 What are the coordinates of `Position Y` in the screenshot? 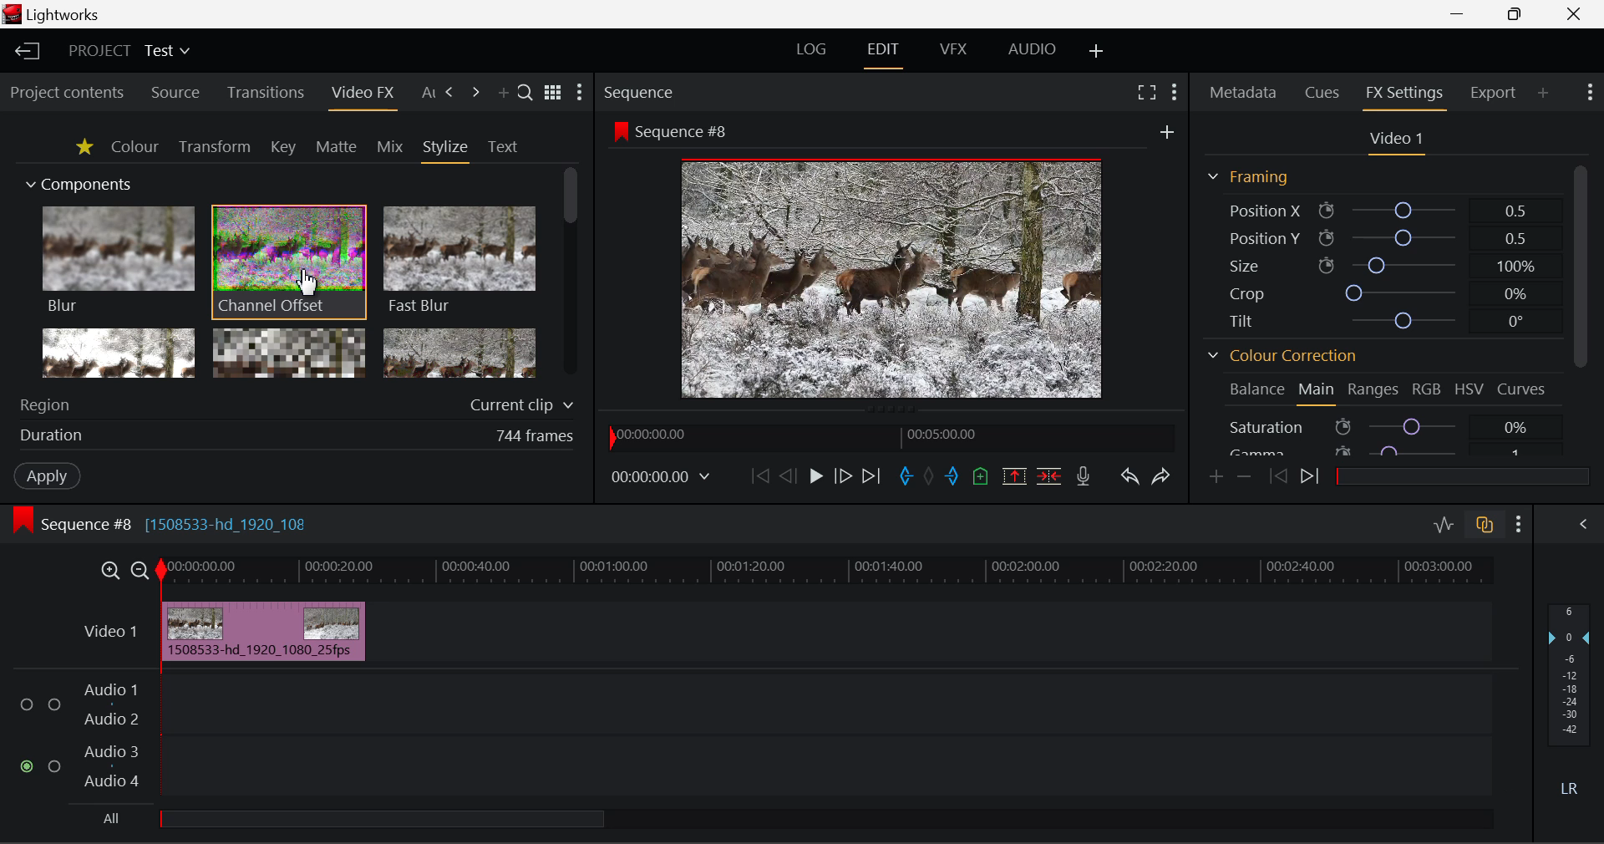 It's located at (1377, 237).